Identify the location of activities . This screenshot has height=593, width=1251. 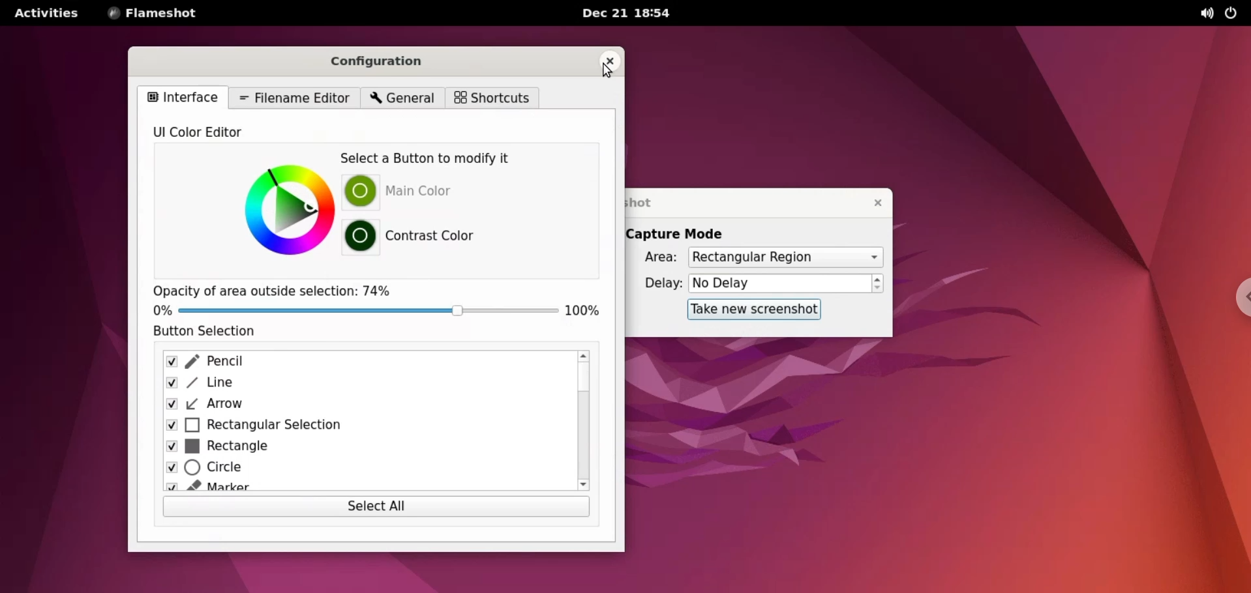
(45, 13).